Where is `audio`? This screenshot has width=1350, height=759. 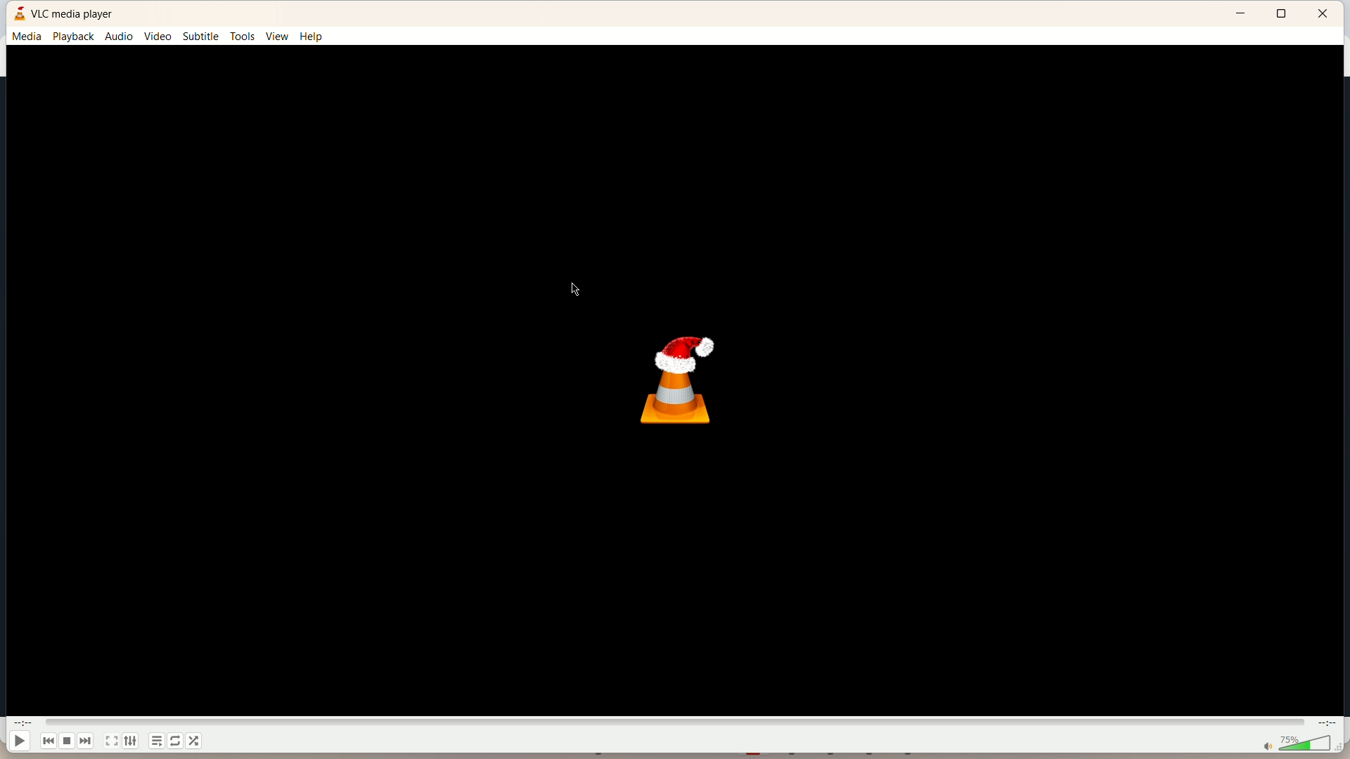 audio is located at coordinates (120, 36).